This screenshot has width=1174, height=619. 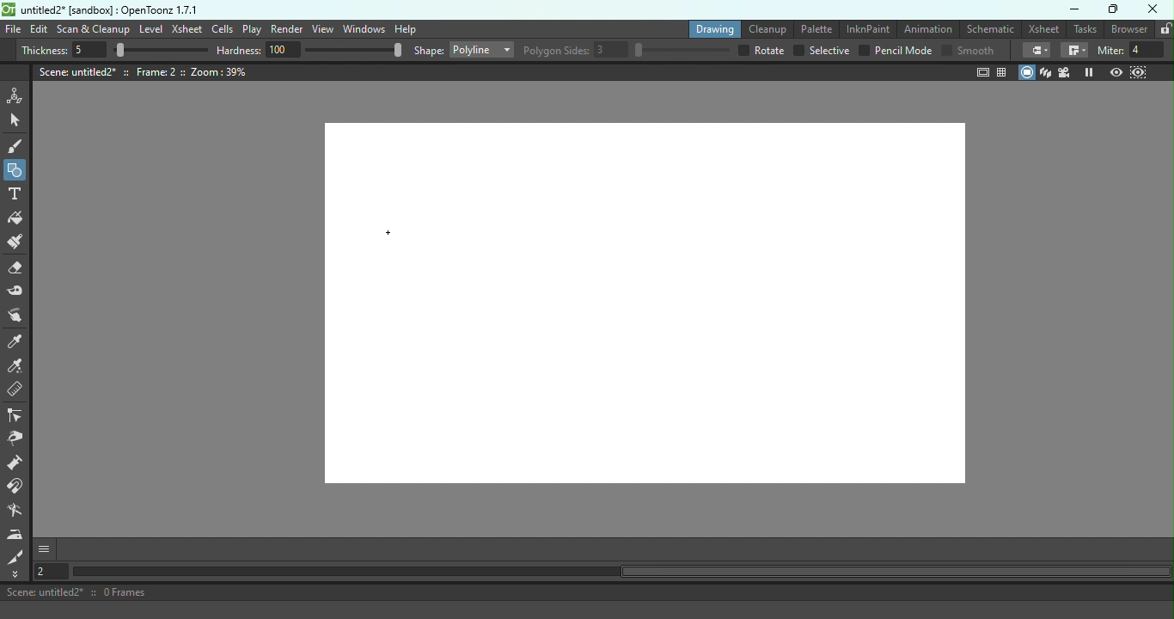 What do you see at coordinates (20, 316) in the screenshot?
I see `Pinch tool` at bounding box center [20, 316].